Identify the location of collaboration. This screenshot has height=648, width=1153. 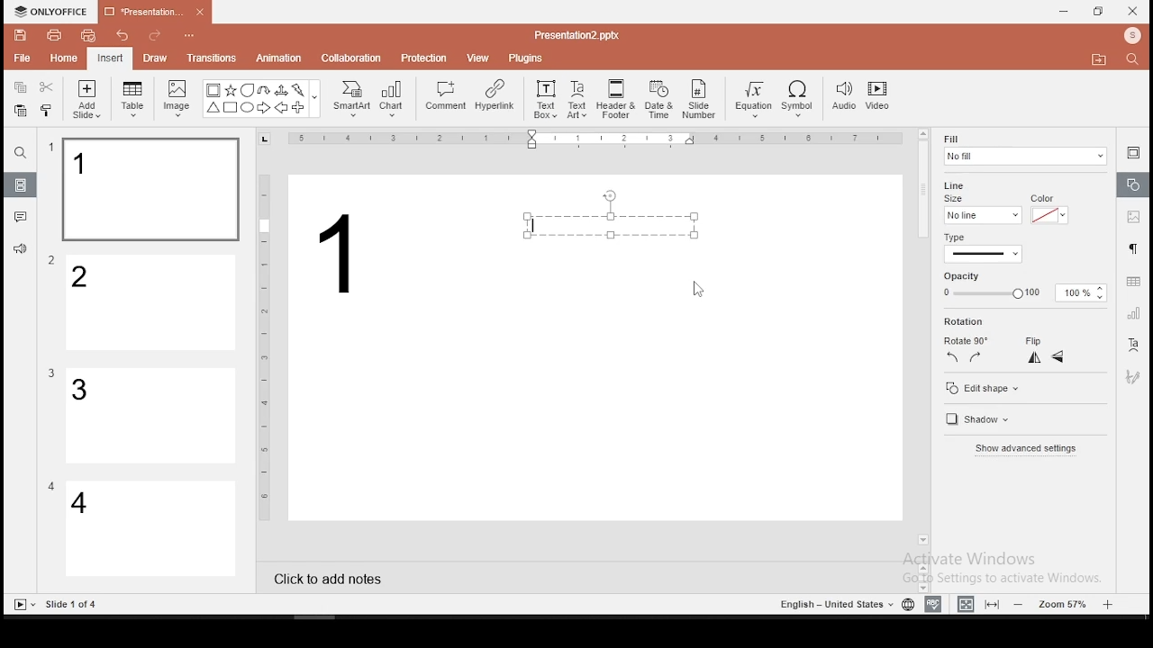
(353, 57).